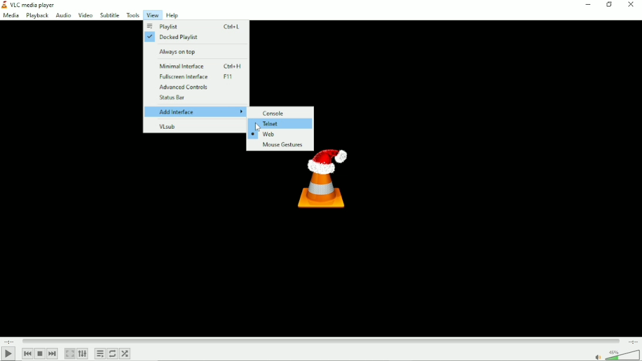 Image resolution: width=642 pixels, height=361 pixels. I want to click on Video, so click(85, 15).